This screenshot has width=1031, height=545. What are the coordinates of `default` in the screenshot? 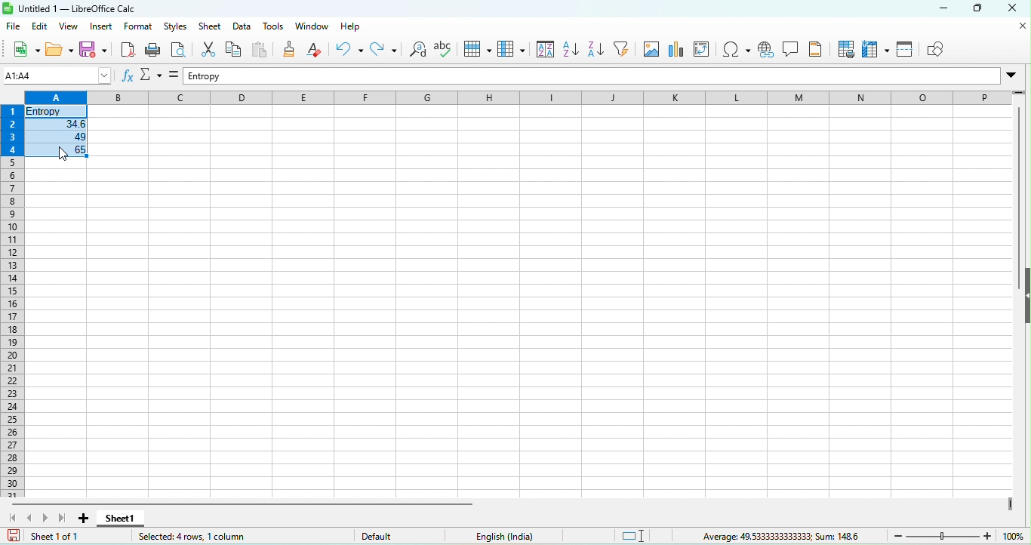 It's located at (403, 536).